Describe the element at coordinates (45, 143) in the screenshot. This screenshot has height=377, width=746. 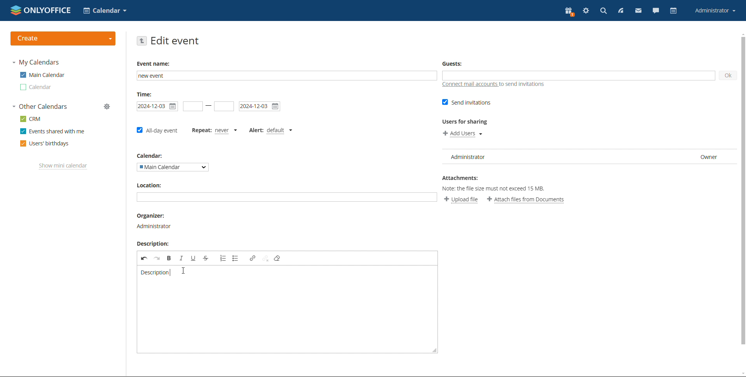
I see `users' birthdays` at that location.